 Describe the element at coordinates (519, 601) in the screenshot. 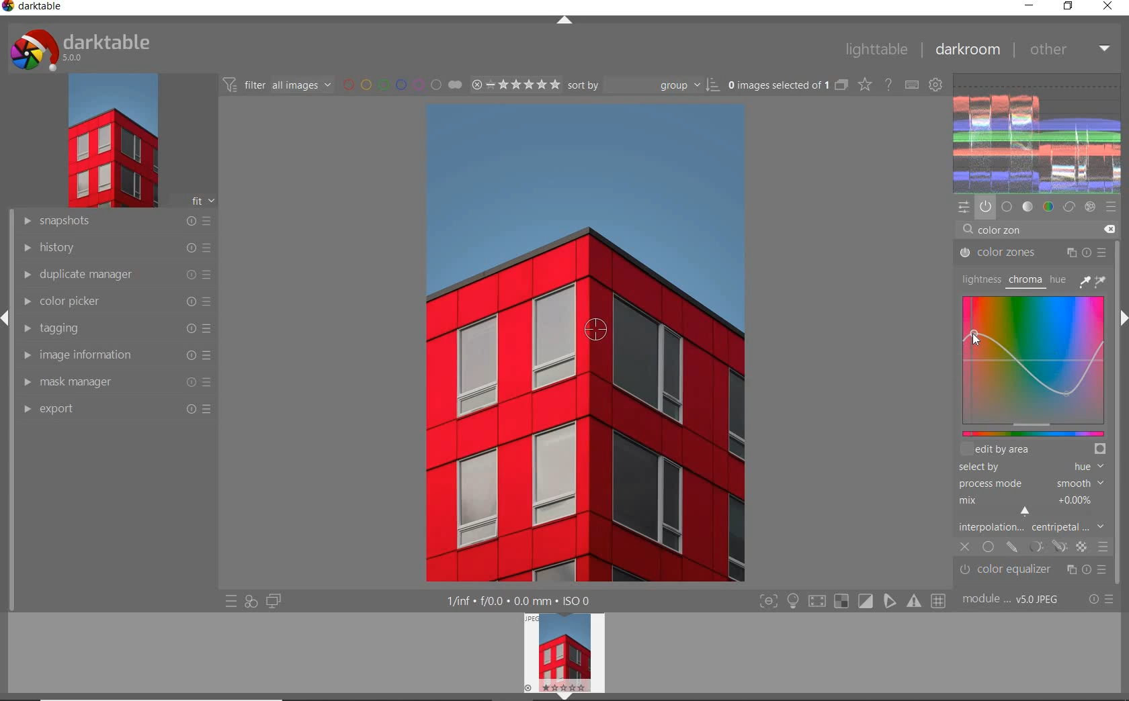

I see `display information` at that location.